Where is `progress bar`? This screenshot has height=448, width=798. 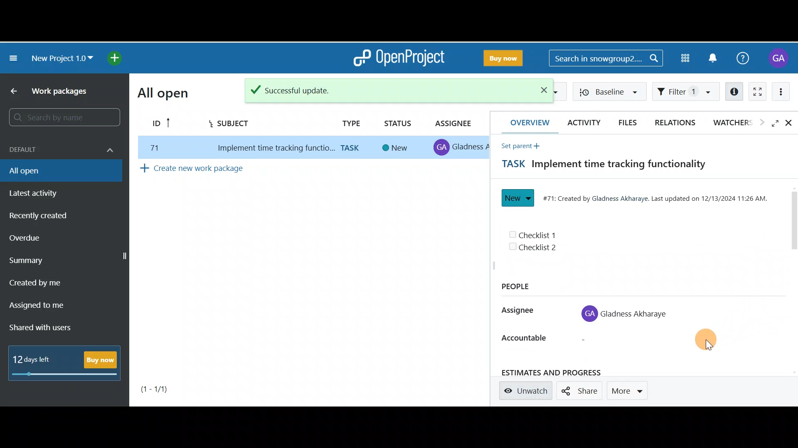 progress bar is located at coordinates (66, 375).